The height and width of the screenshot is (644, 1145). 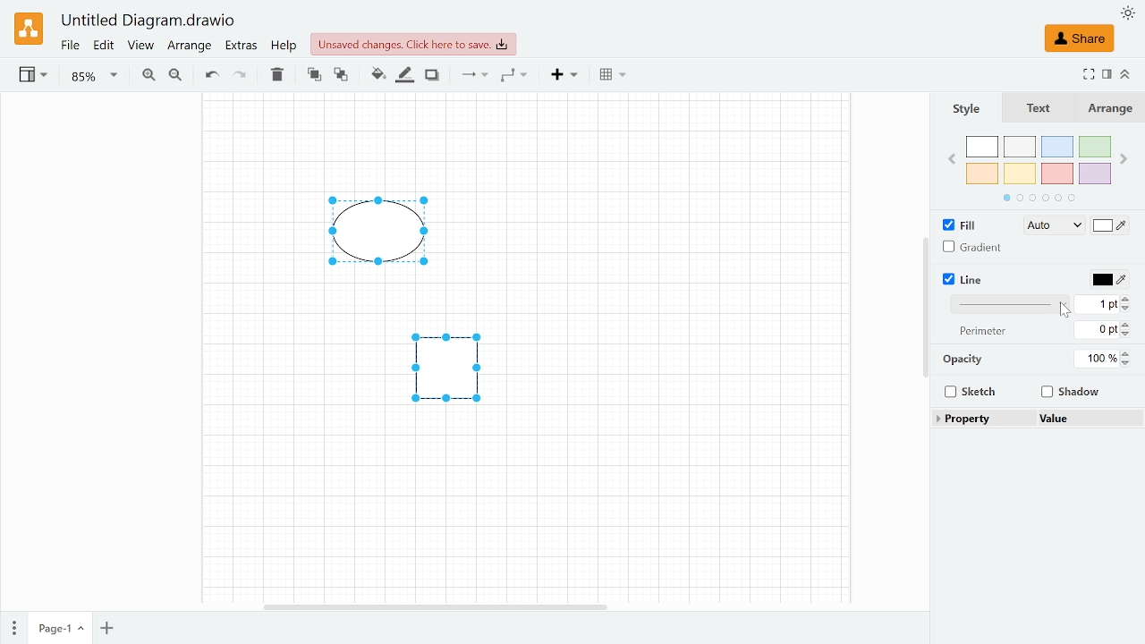 What do you see at coordinates (1011, 306) in the screenshot?
I see `Line style` at bounding box center [1011, 306].